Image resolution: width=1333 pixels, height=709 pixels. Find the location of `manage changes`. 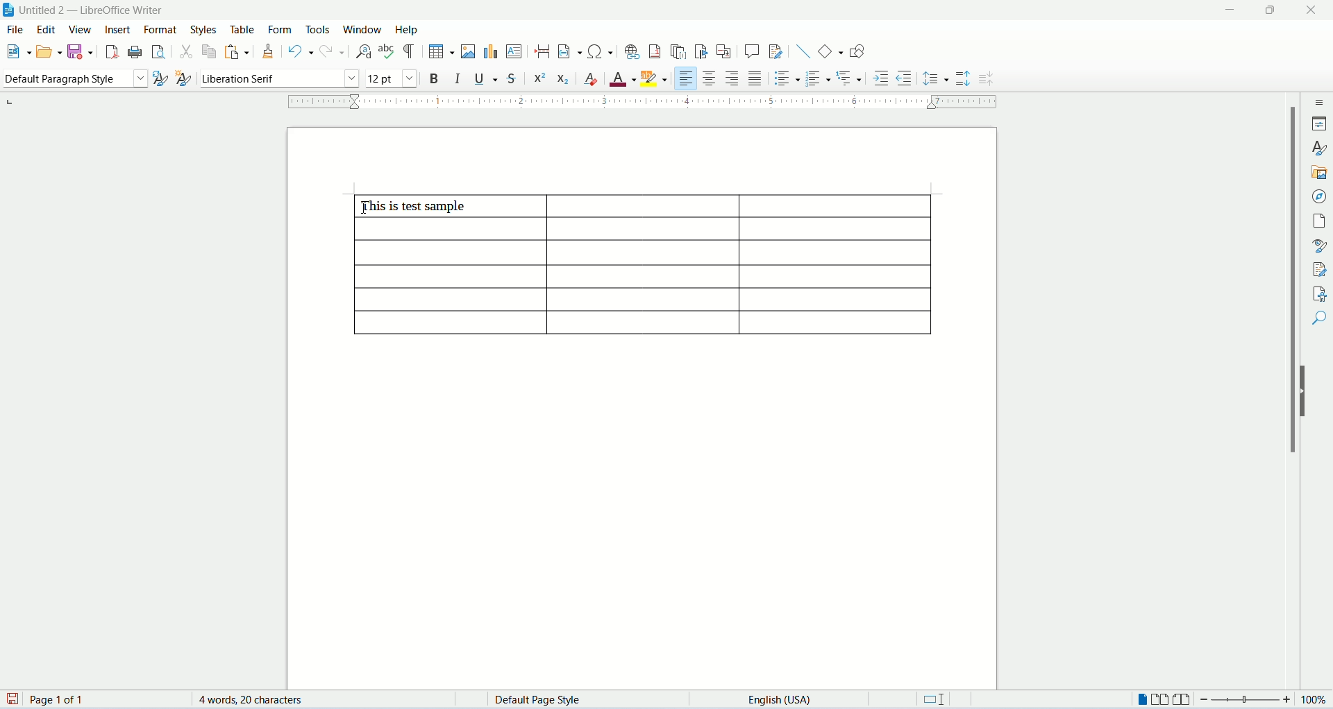

manage changes is located at coordinates (1321, 269).